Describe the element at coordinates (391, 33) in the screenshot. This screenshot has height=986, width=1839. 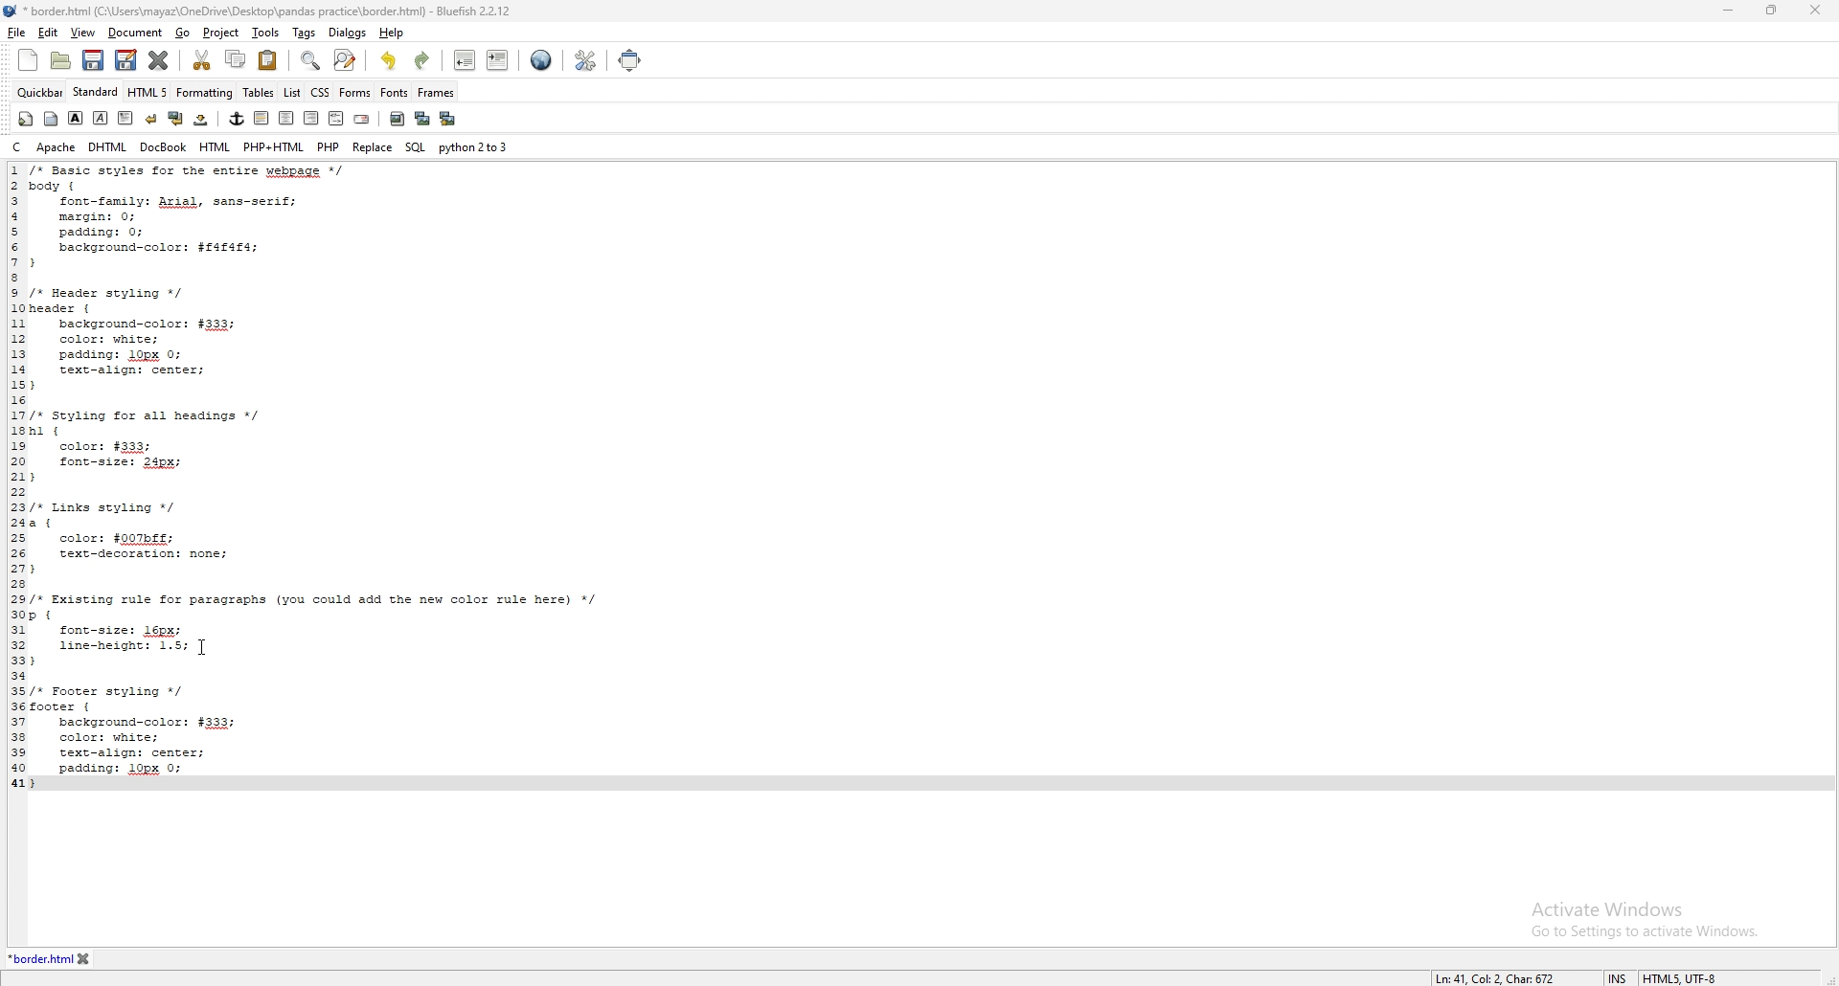
I see `help` at that location.